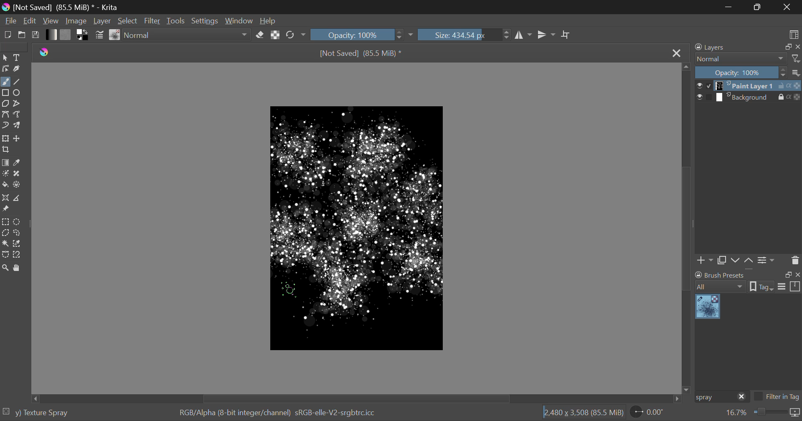  I want to click on Help, so click(268, 19).